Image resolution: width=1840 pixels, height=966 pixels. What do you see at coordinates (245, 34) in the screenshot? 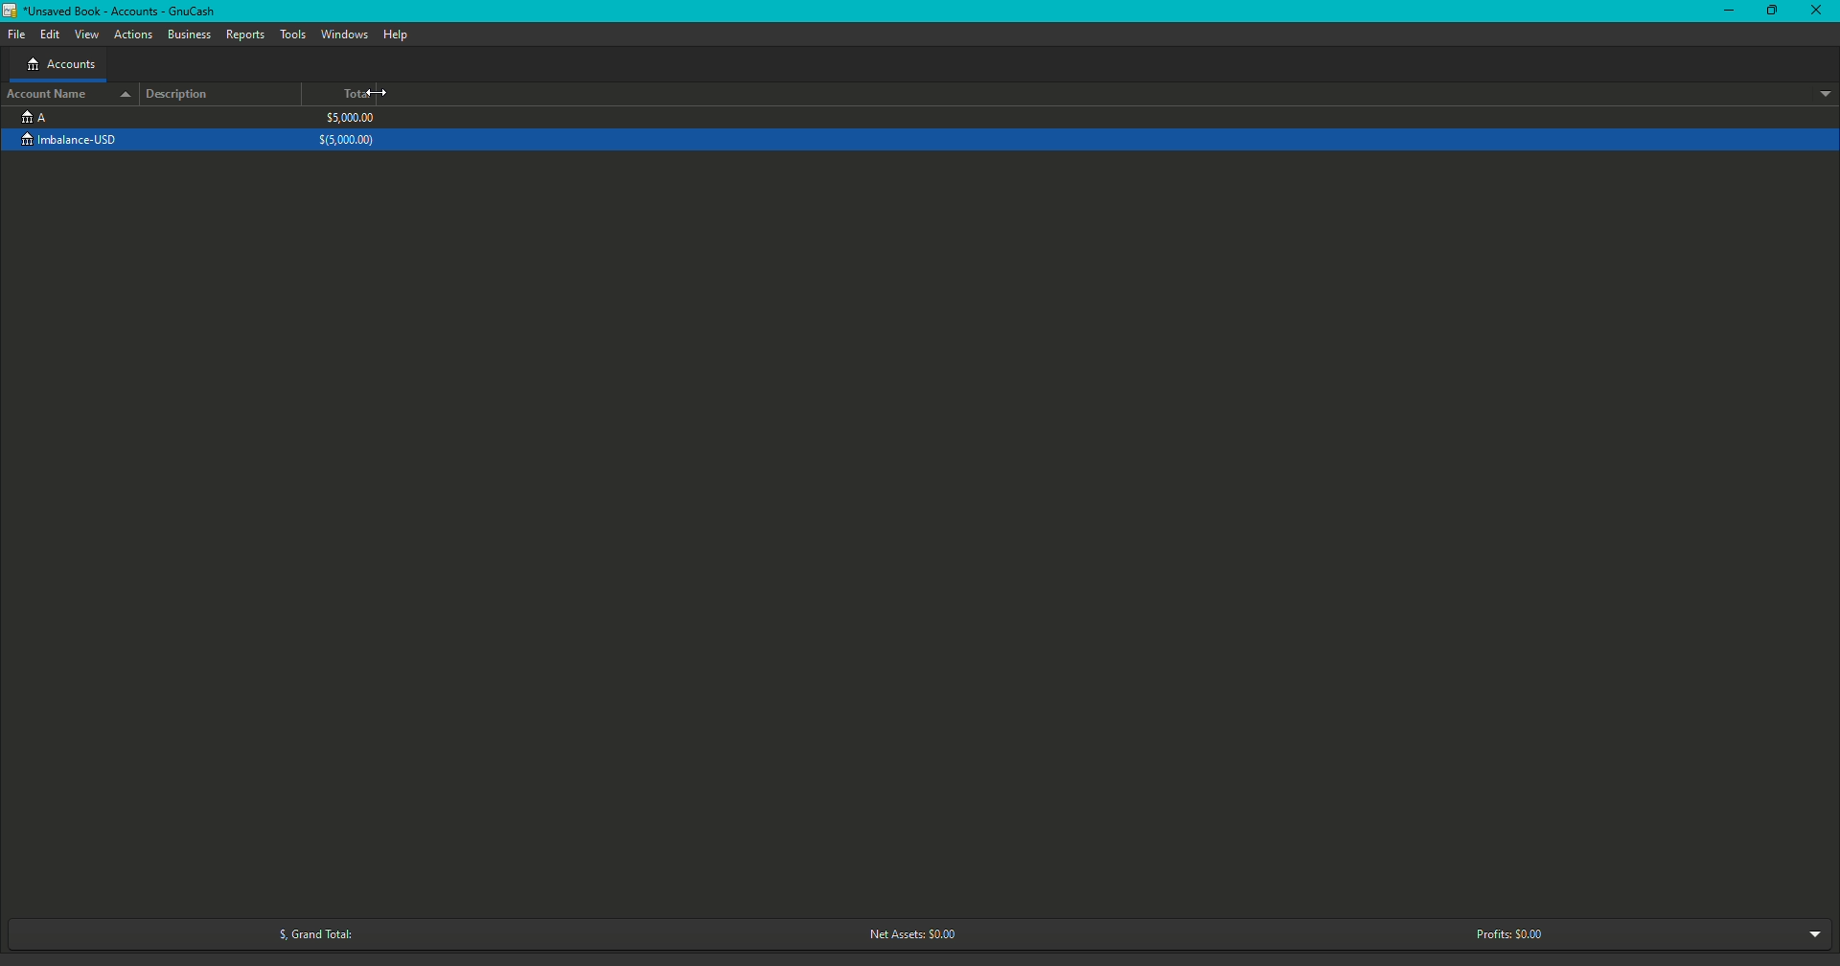
I see `Reports` at bounding box center [245, 34].